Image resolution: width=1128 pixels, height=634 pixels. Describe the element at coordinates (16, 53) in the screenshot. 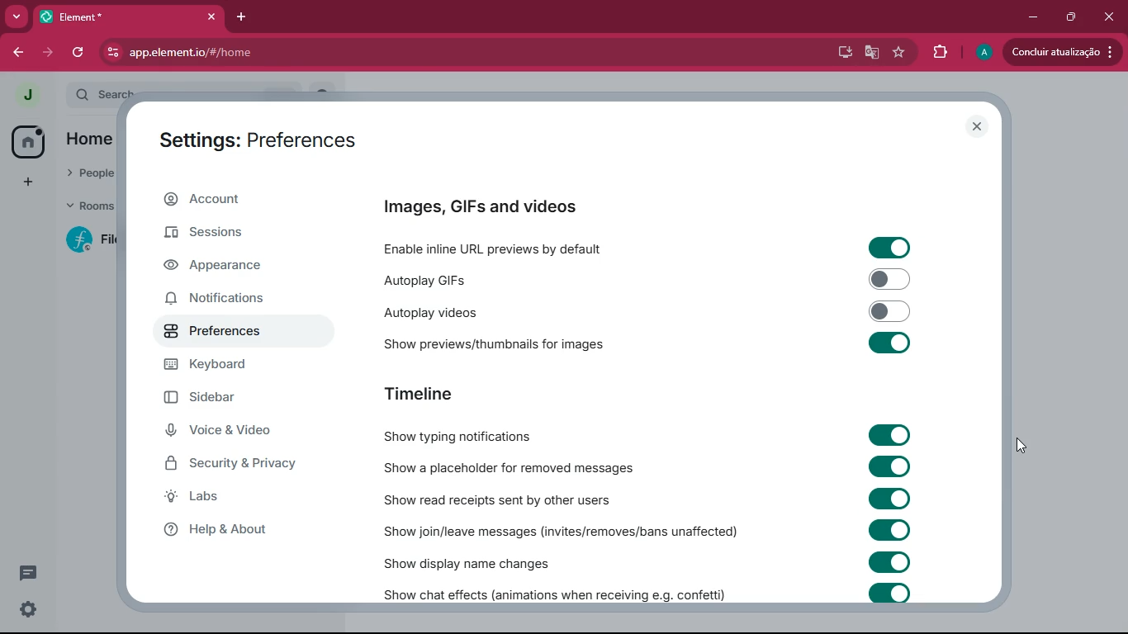

I see `back` at that location.